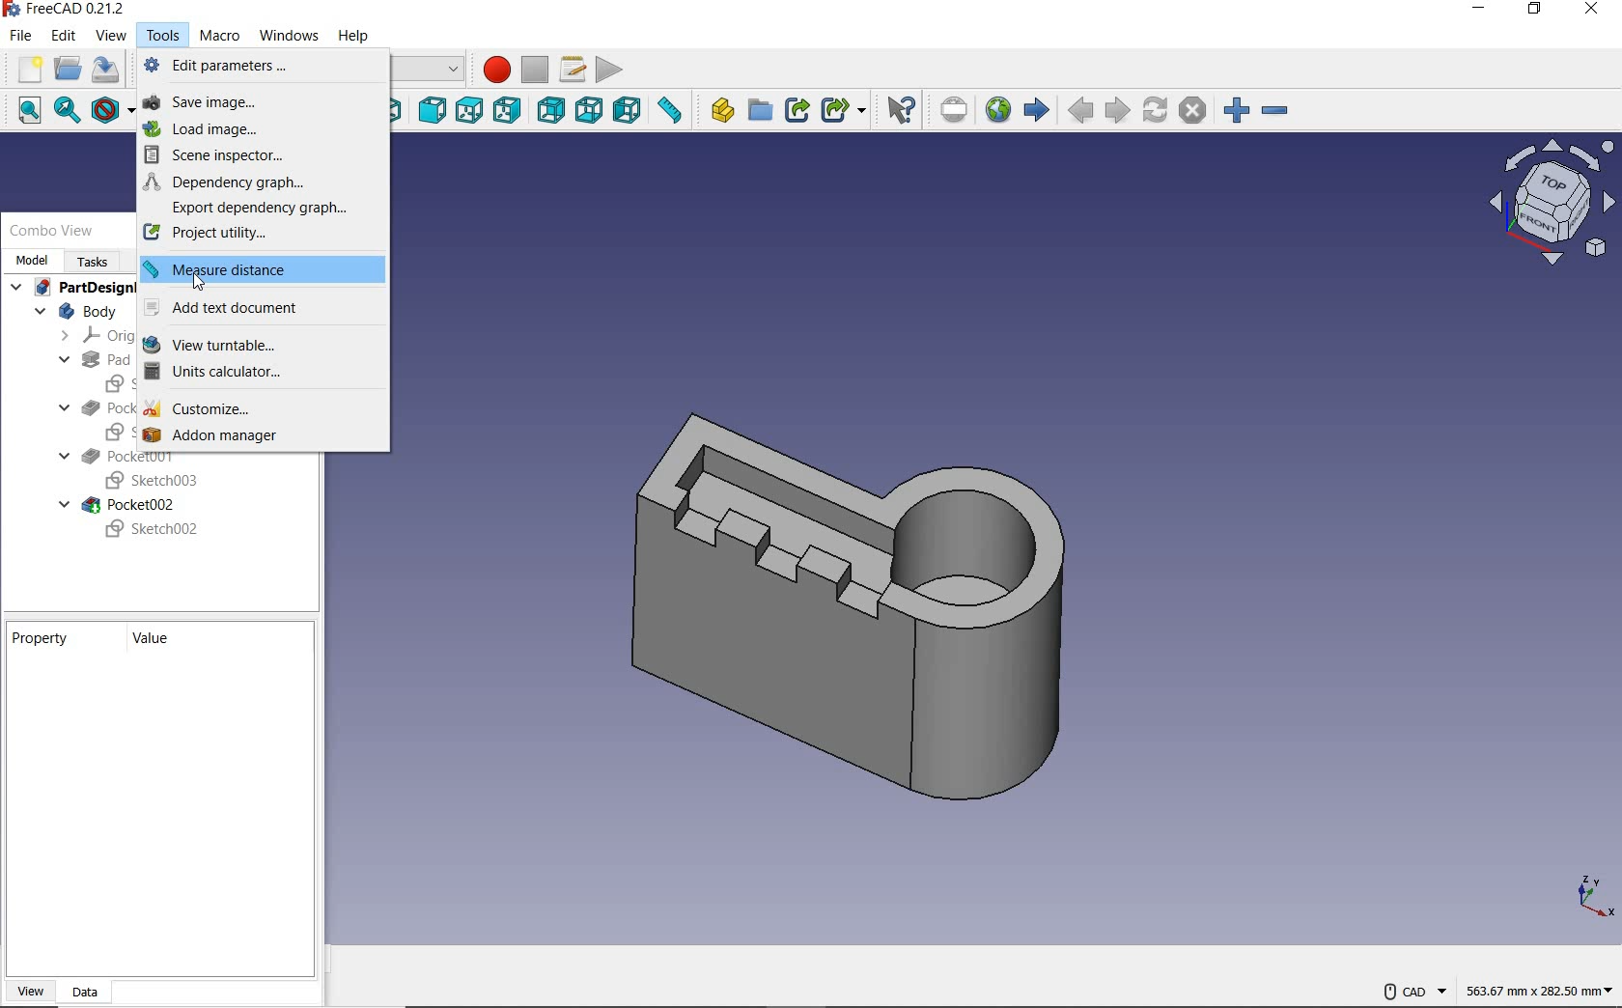 This screenshot has height=1008, width=1622. Describe the element at coordinates (588, 113) in the screenshot. I see `bottom` at that location.